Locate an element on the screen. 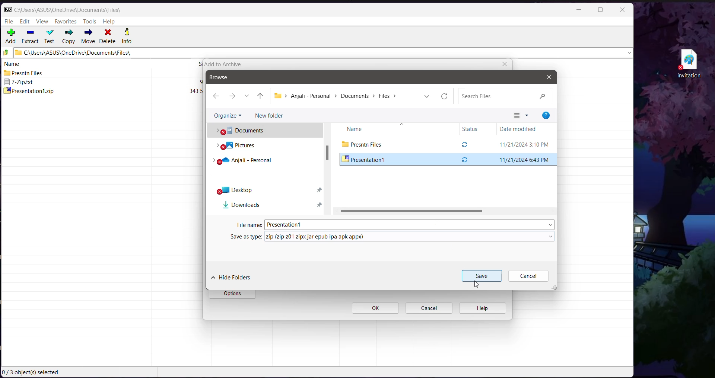 The height and width of the screenshot is (378, 715). Current path is located at coordinates (341, 96).